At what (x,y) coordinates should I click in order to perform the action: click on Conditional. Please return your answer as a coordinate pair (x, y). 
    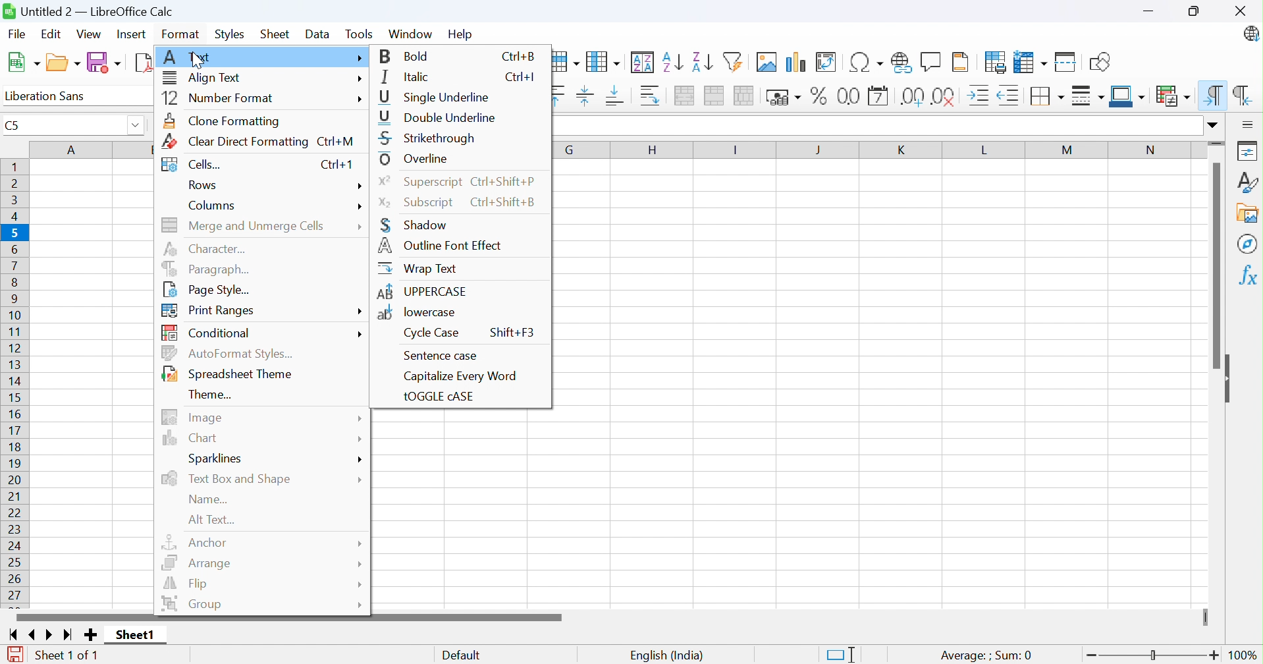
    Looking at the image, I should click on (210, 332).